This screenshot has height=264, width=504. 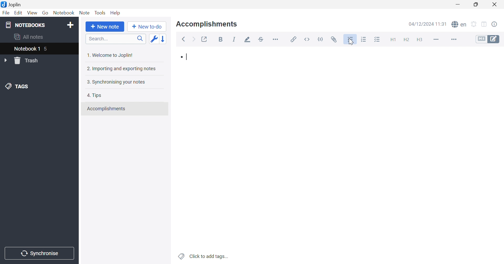 What do you see at coordinates (351, 40) in the screenshot?
I see `Bulleted list` at bounding box center [351, 40].